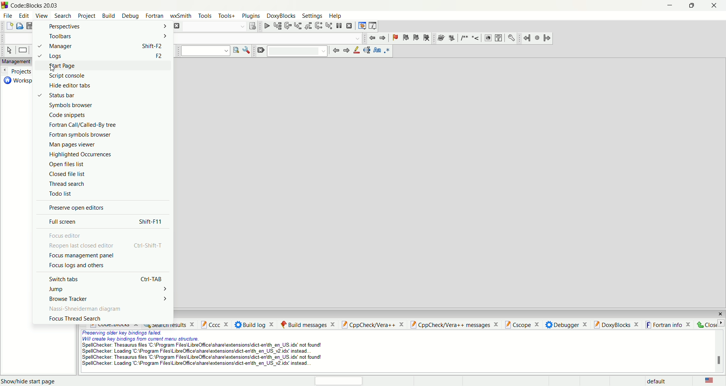  I want to click on highlight, so click(357, 51).